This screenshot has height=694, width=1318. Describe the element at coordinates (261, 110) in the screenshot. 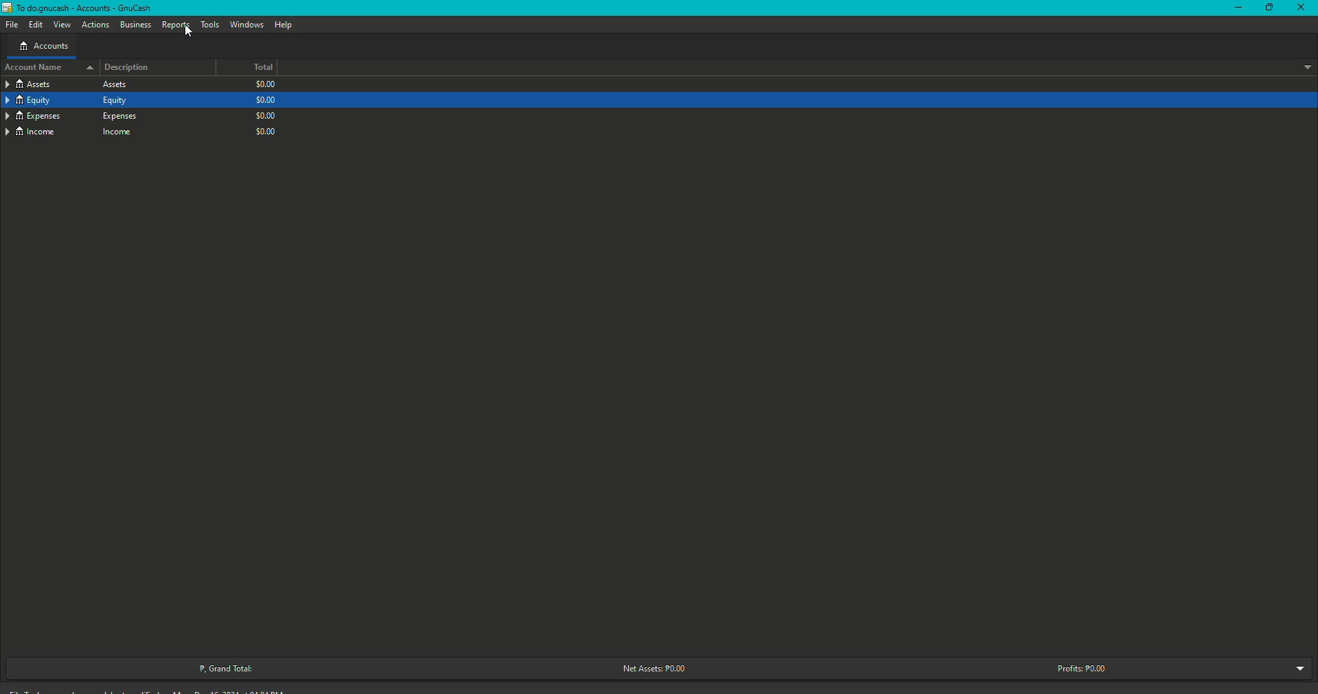

I see `$0` at that location.